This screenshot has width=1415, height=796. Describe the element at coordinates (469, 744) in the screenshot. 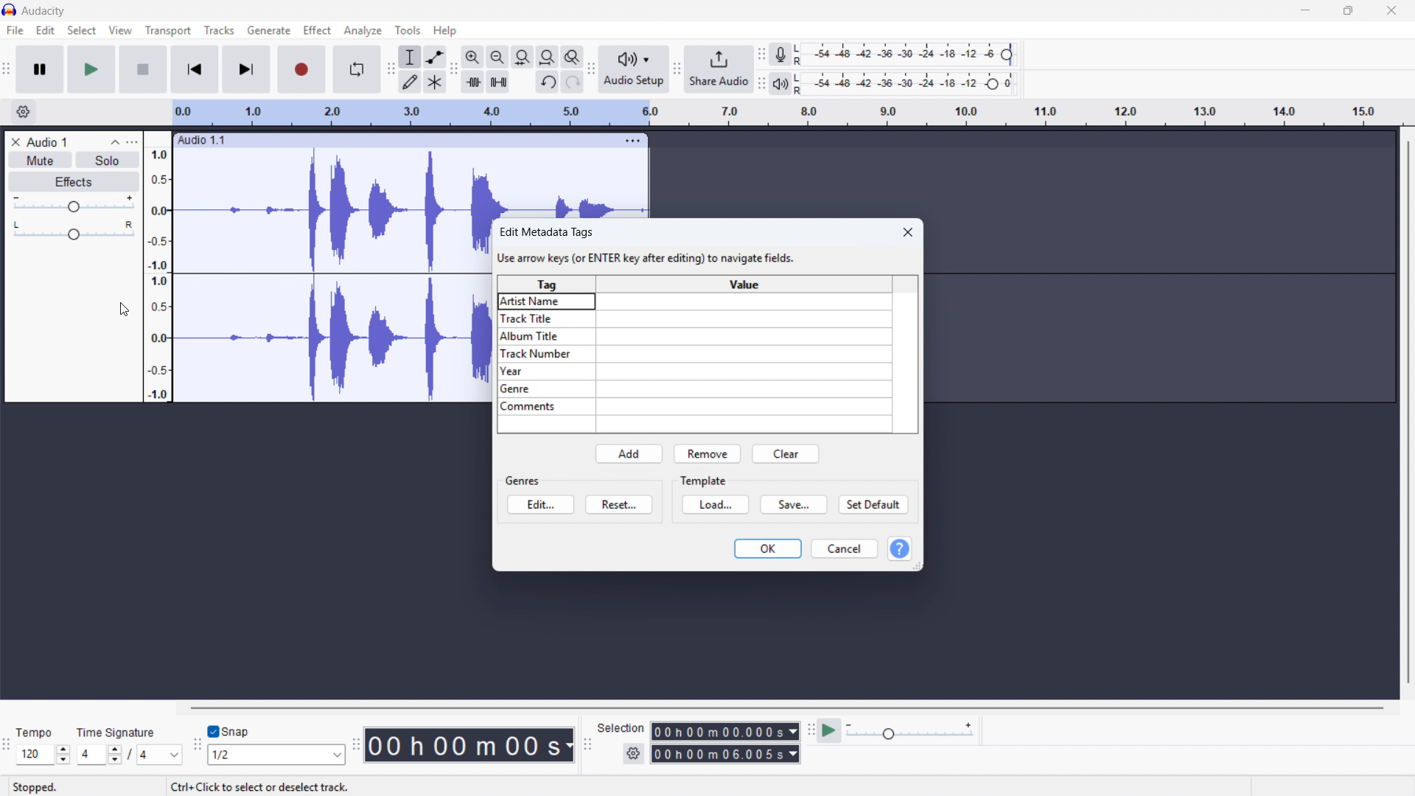

I see `timestamp` at that location.